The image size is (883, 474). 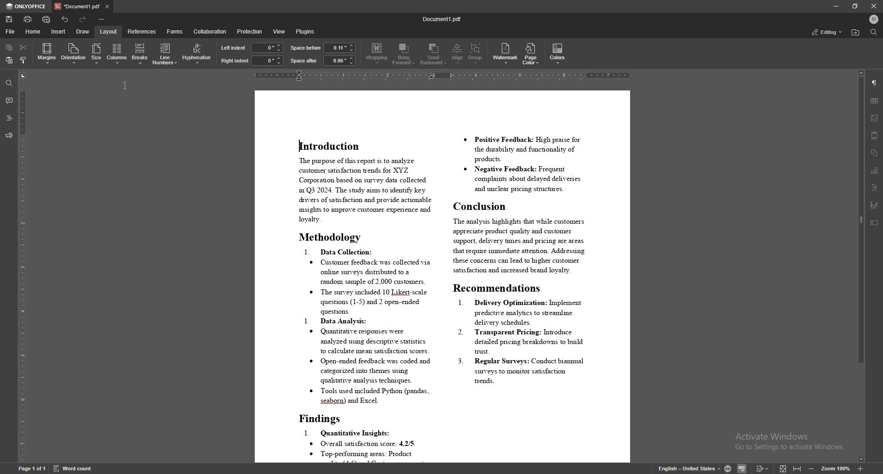 I want to click on fit to screen, so click(x=783, y=468).